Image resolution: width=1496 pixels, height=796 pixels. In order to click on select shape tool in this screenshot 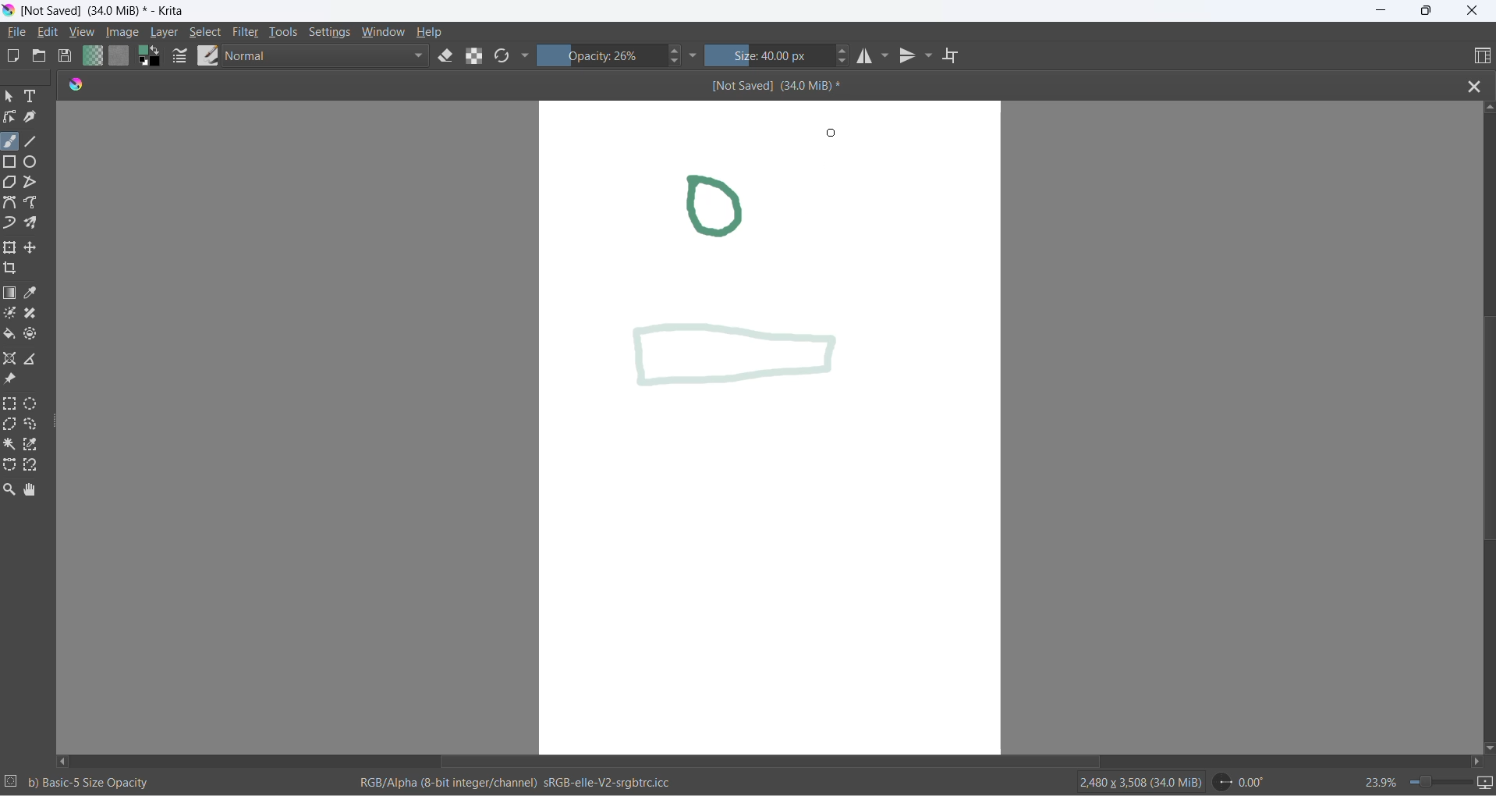, I will do `click(12, 98)`.